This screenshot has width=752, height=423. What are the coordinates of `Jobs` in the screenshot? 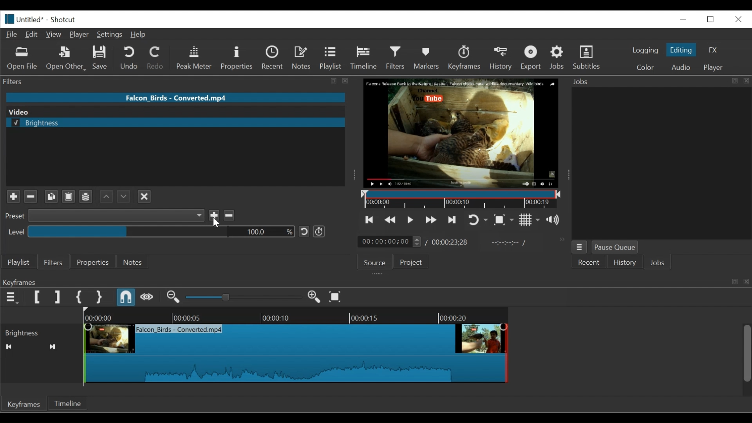 It's located at (557, 58).